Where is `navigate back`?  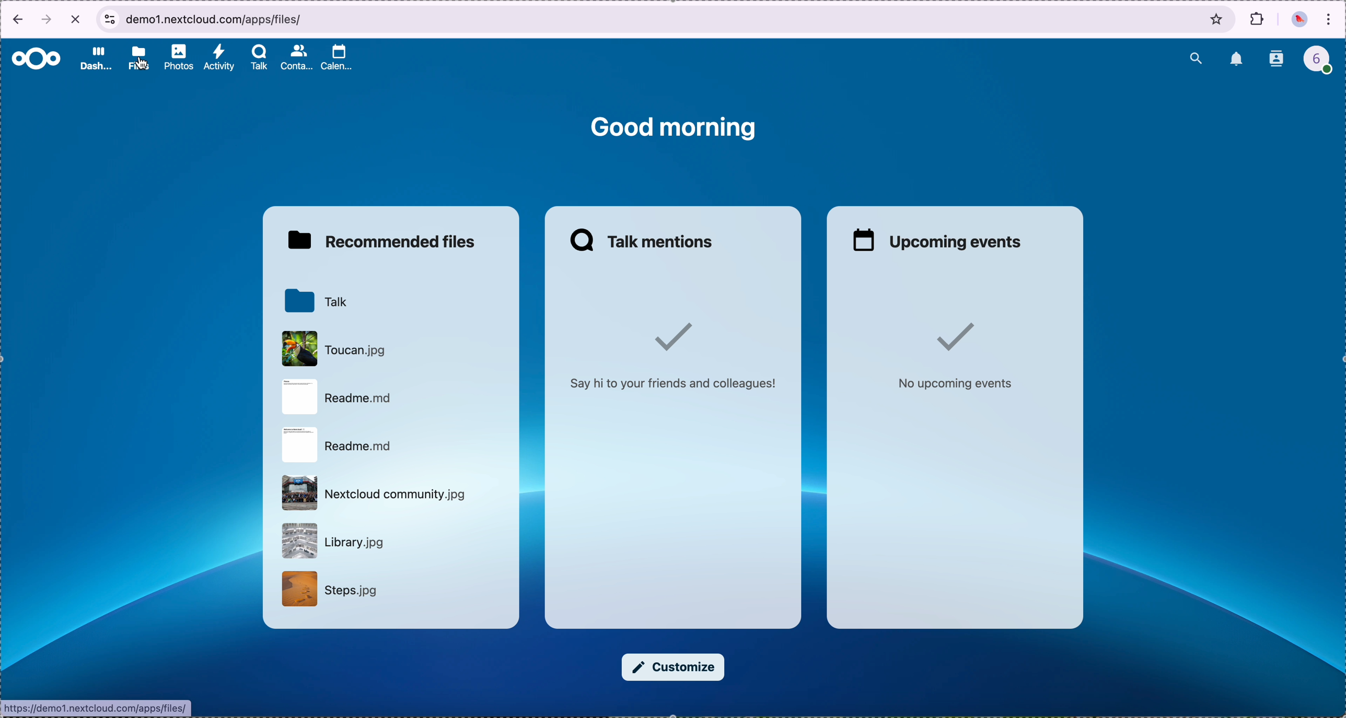 navigate back is located at coordinates (14, 21).